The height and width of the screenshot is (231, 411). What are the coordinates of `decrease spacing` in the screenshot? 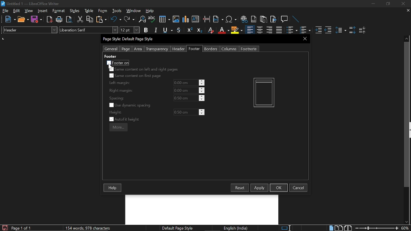 It's located at (202, 100).